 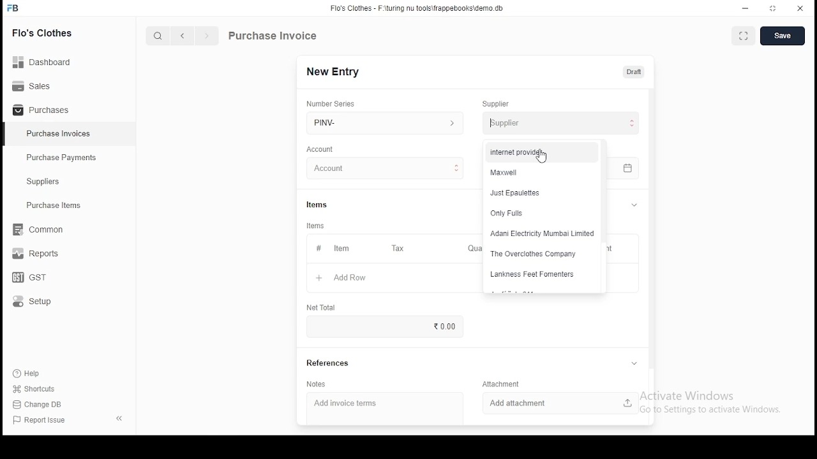 What do you see at coordinates (41, 421) in the screenshot?
I see `report issue` at bounding box center [41, 421].